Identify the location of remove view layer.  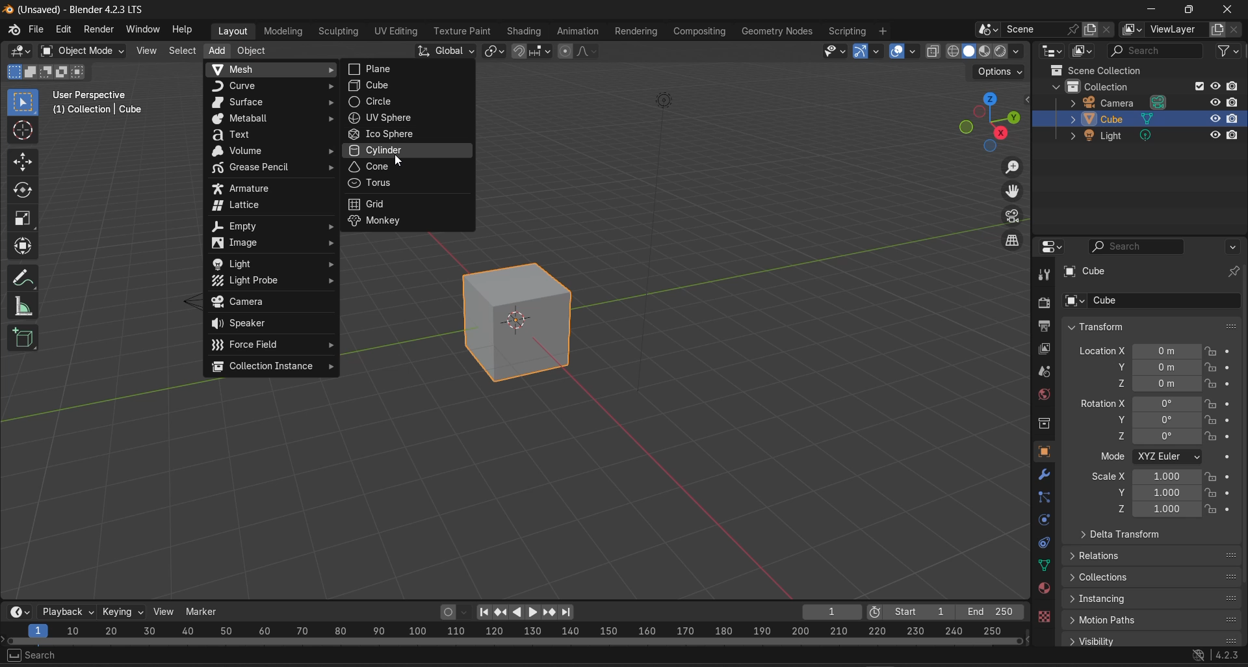
(1235, 31).